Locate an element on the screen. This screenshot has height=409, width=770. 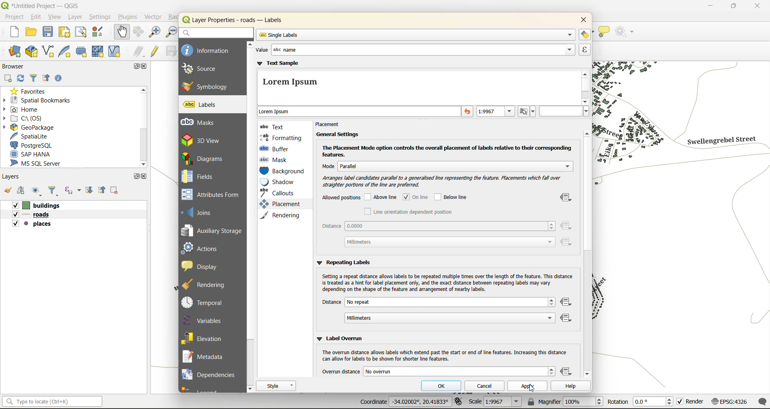
variables is located at coordinates (204, 320).